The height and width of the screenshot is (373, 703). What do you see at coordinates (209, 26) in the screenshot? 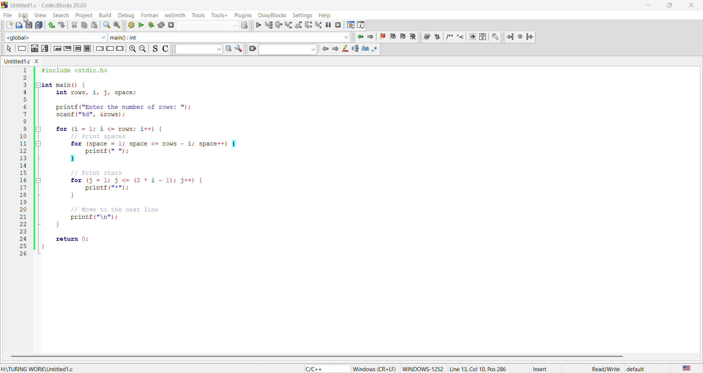
I see `input ` at bounding box center [209, 26].